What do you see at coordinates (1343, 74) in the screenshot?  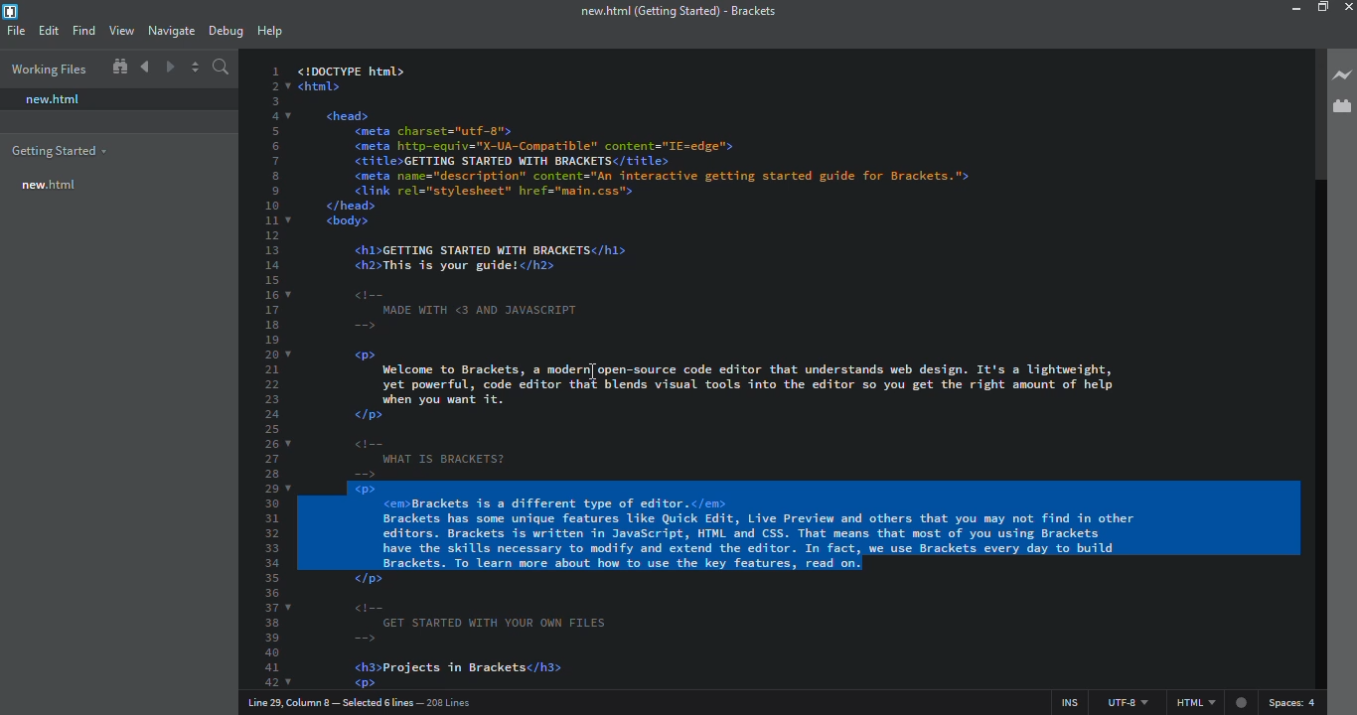 I see `live preview` at bounding box center [1343, 74].